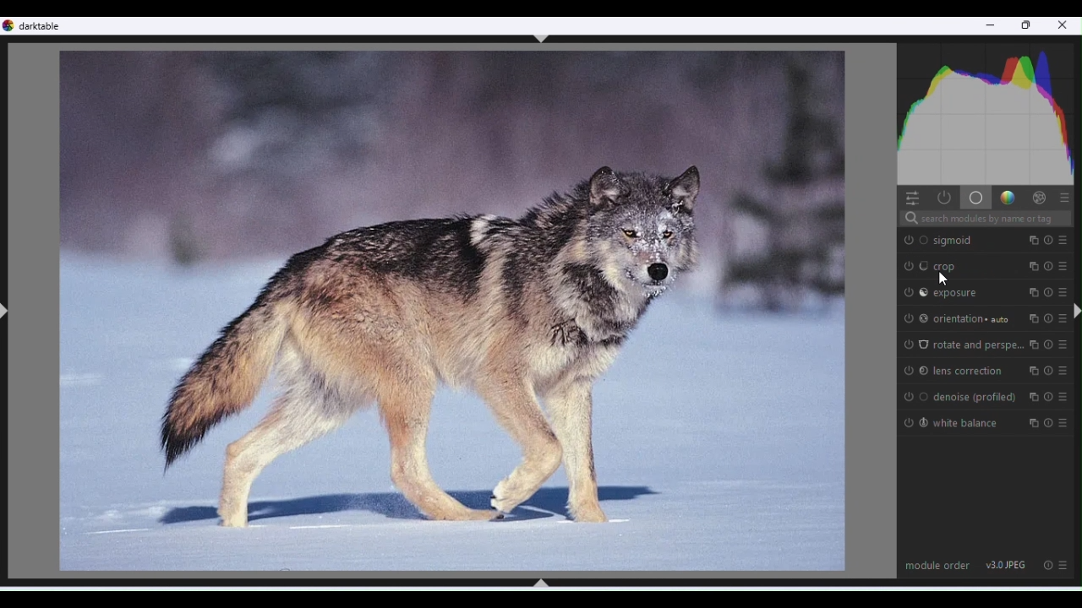  Describe the element at coordinates (1039, 197) in the screenshot. I see `Effects` at that location.